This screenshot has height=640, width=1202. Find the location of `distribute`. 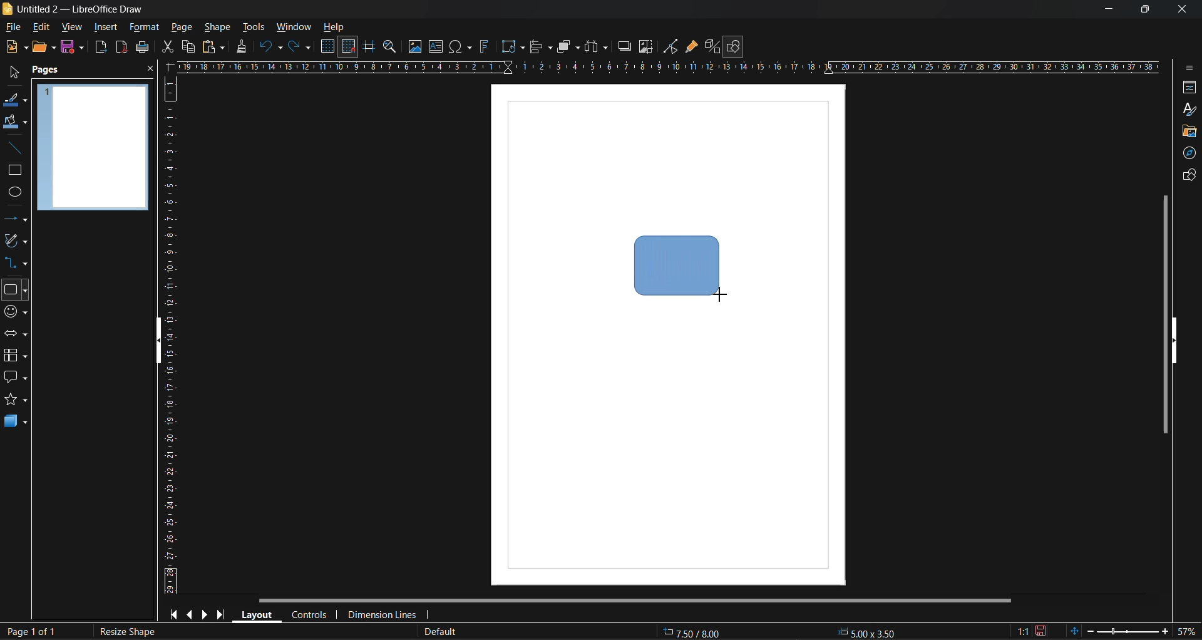

distribute is located at coordinates (598, 47).